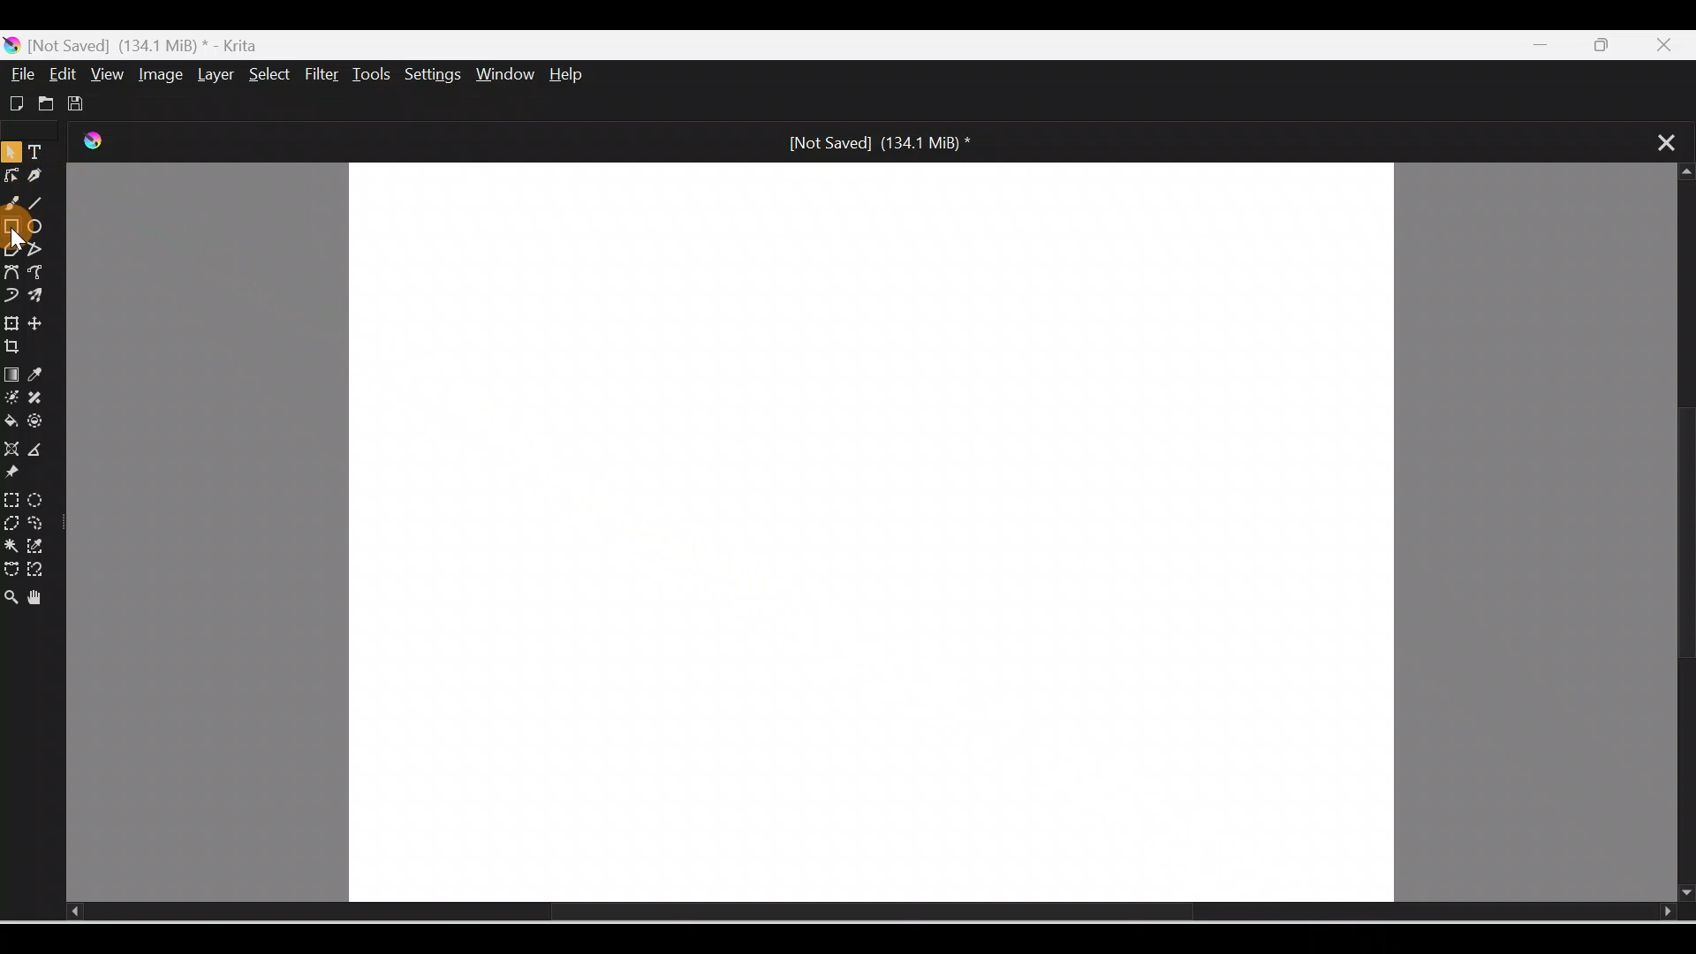 This screenshot has width=1696, height=954. What do you see at coordinates (11, 155) in the screenshot?
I see `Select shapes tool` at bounding box center [11, 155].